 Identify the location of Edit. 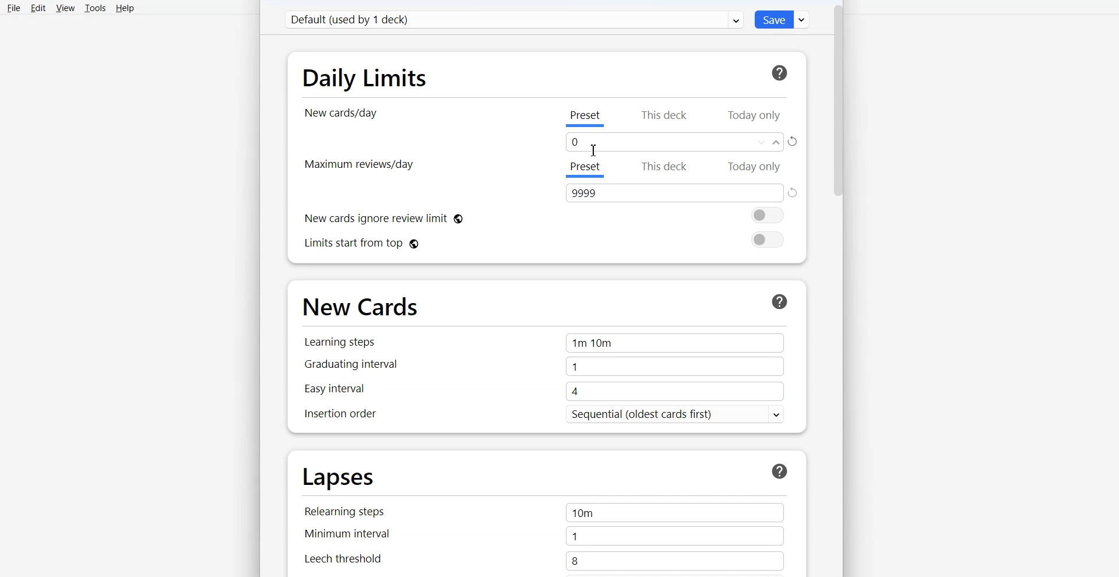
(38, 8).